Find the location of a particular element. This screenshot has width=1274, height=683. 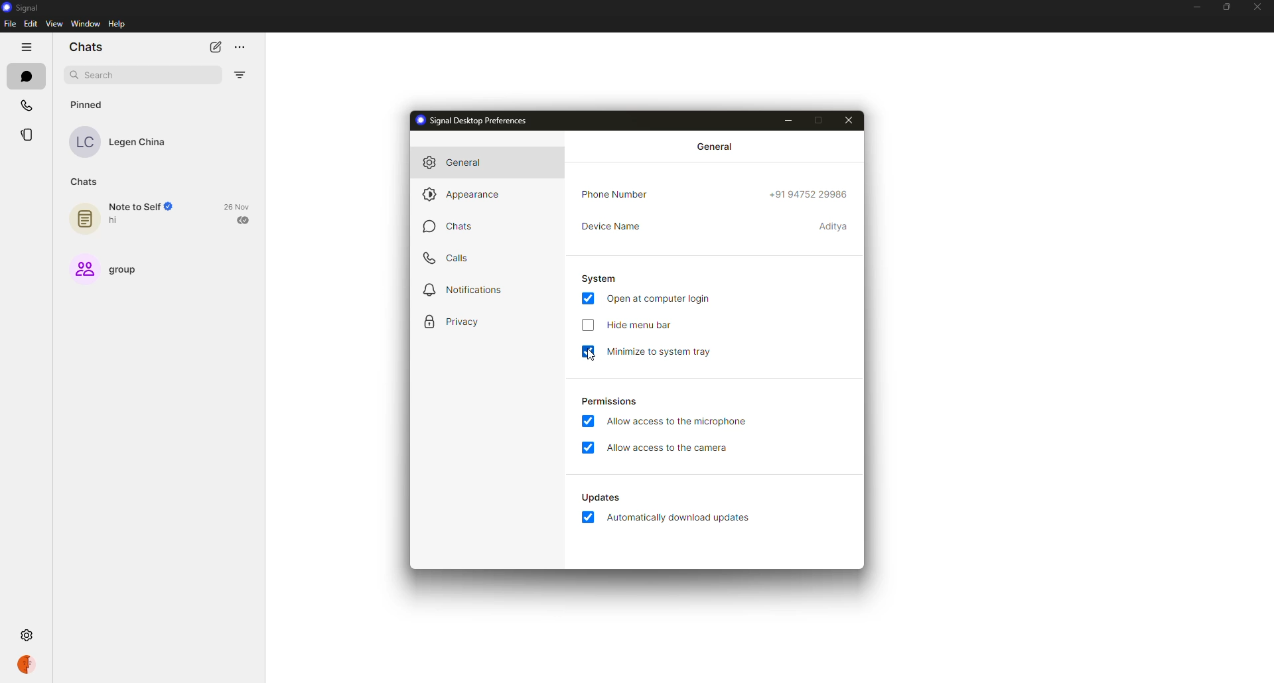

close is located at coordinates (1260, 7).